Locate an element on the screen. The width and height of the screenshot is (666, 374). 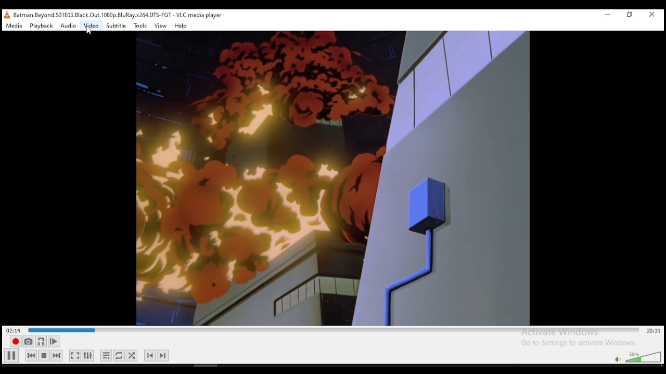
help is located at coordinates (181, 26).